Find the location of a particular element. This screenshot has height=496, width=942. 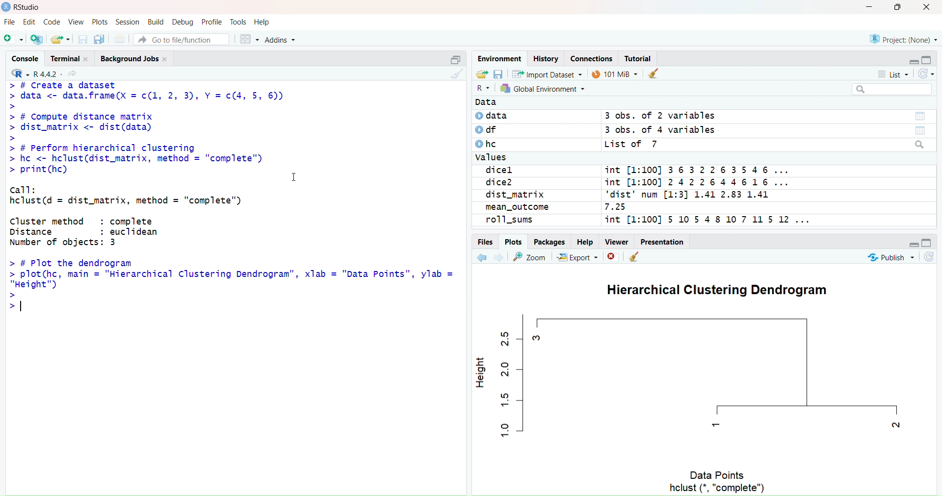

Go back to the previous source location (Ctrl + F9) is located at coordinates (482, 257).